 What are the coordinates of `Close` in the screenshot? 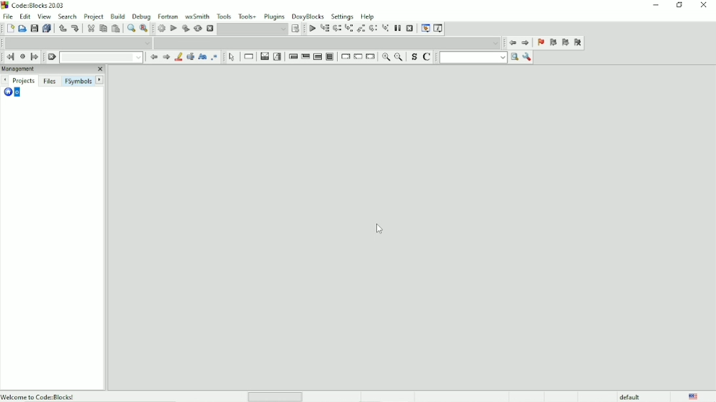 It's located at (705, 5).